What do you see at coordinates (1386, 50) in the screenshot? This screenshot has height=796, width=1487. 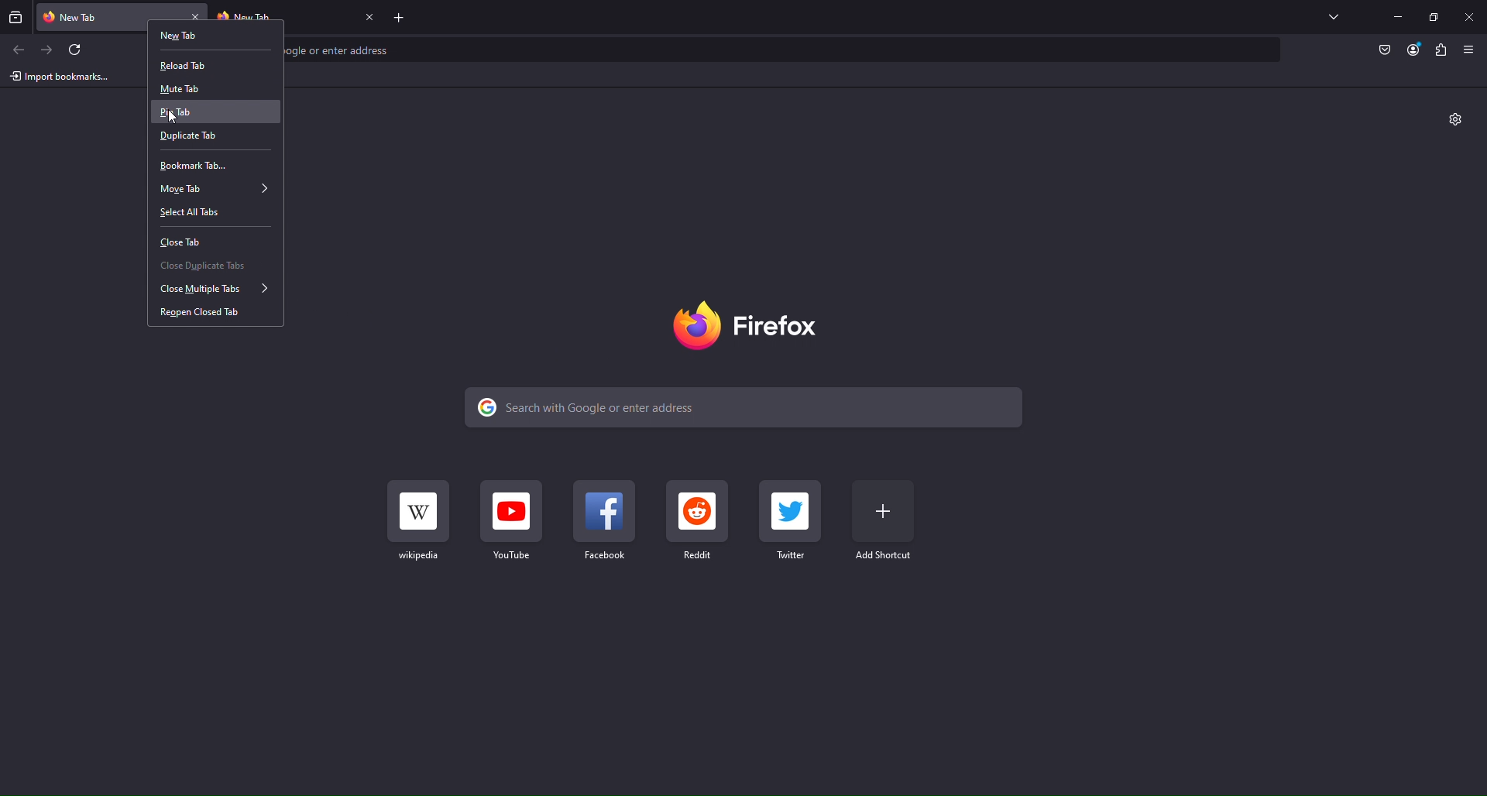 I see `Pocket` at bounding box center [1386, 50].